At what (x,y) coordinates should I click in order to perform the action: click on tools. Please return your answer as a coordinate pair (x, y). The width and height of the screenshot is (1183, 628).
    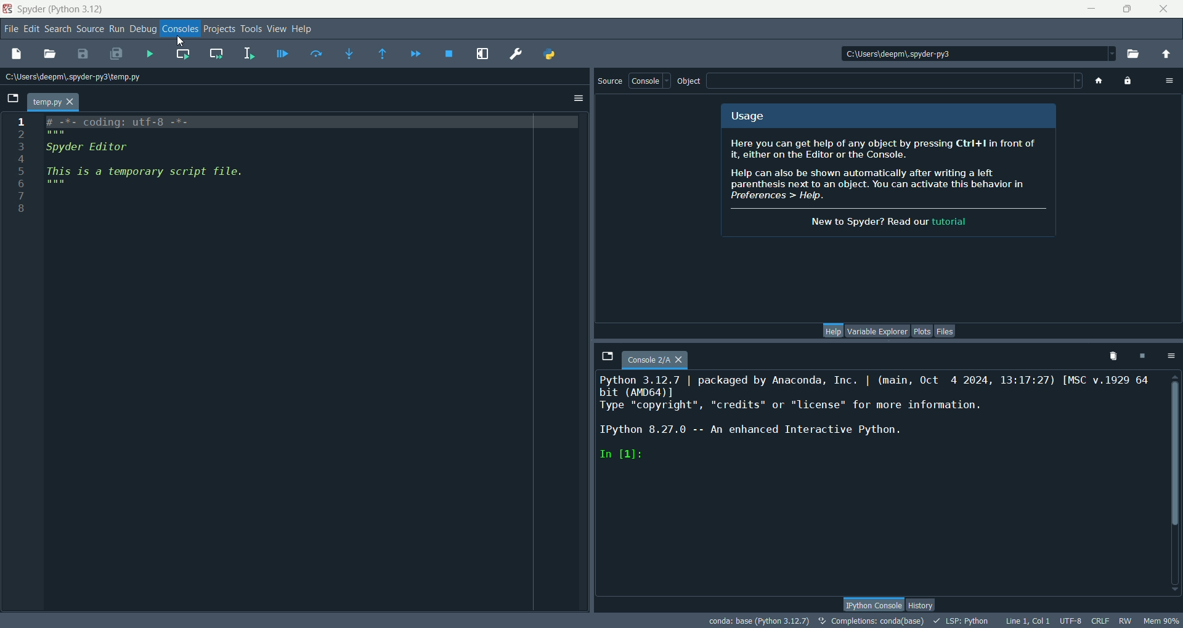
    Looking at the image, I should click on (251, 29).